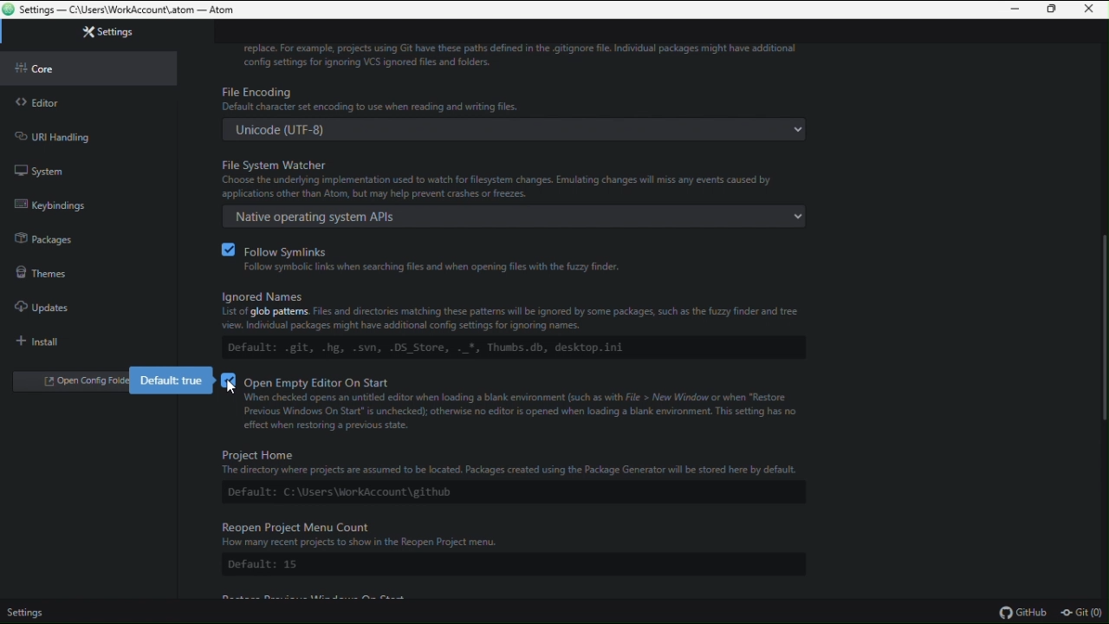  What do you see at coordinates (513, 493) in the screenshot?
I see `defailt` at bounding box center [513, 493].